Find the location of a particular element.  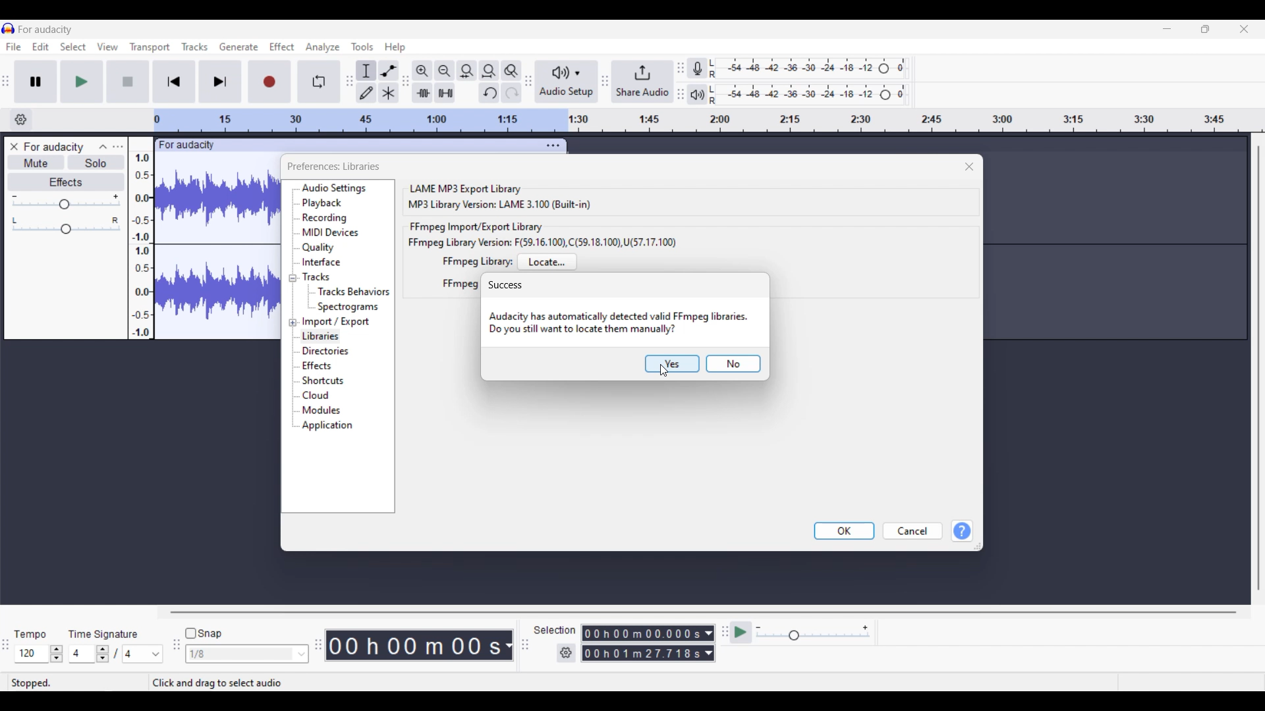

Track name is located at coordinates (54, 147).